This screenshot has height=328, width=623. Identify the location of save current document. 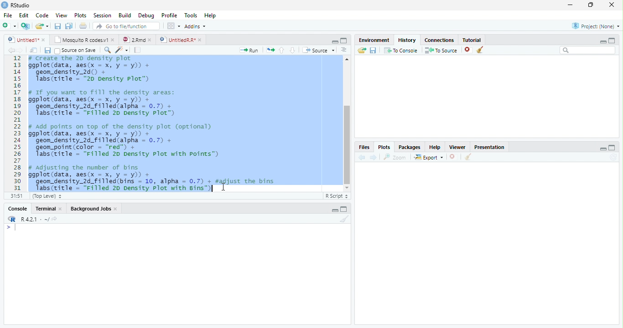
(57, 26).